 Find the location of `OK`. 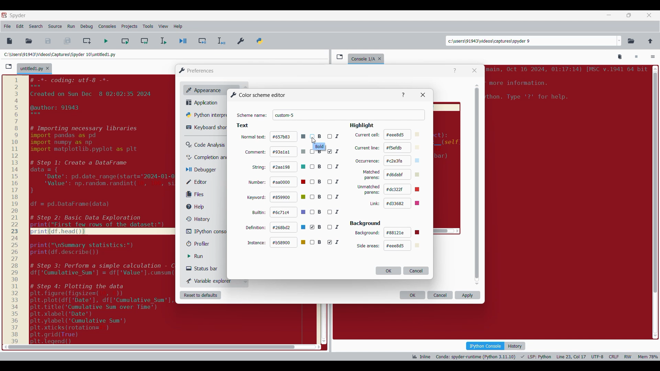

OK is located at coordinates (412, 295).